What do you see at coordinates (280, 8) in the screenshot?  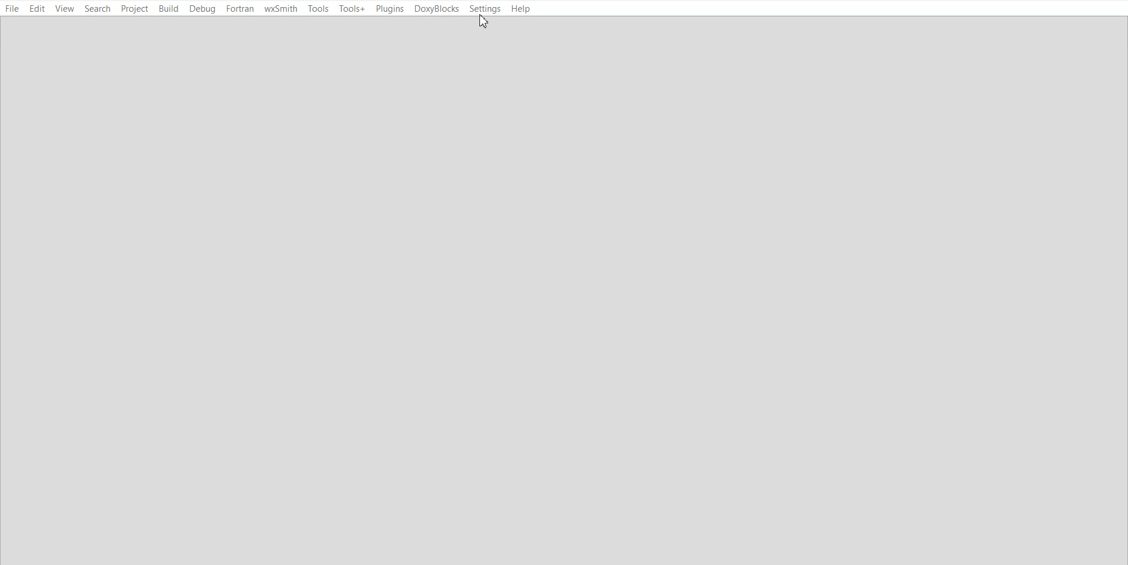 I see `wxSmith` at bounding box center [280, 8].